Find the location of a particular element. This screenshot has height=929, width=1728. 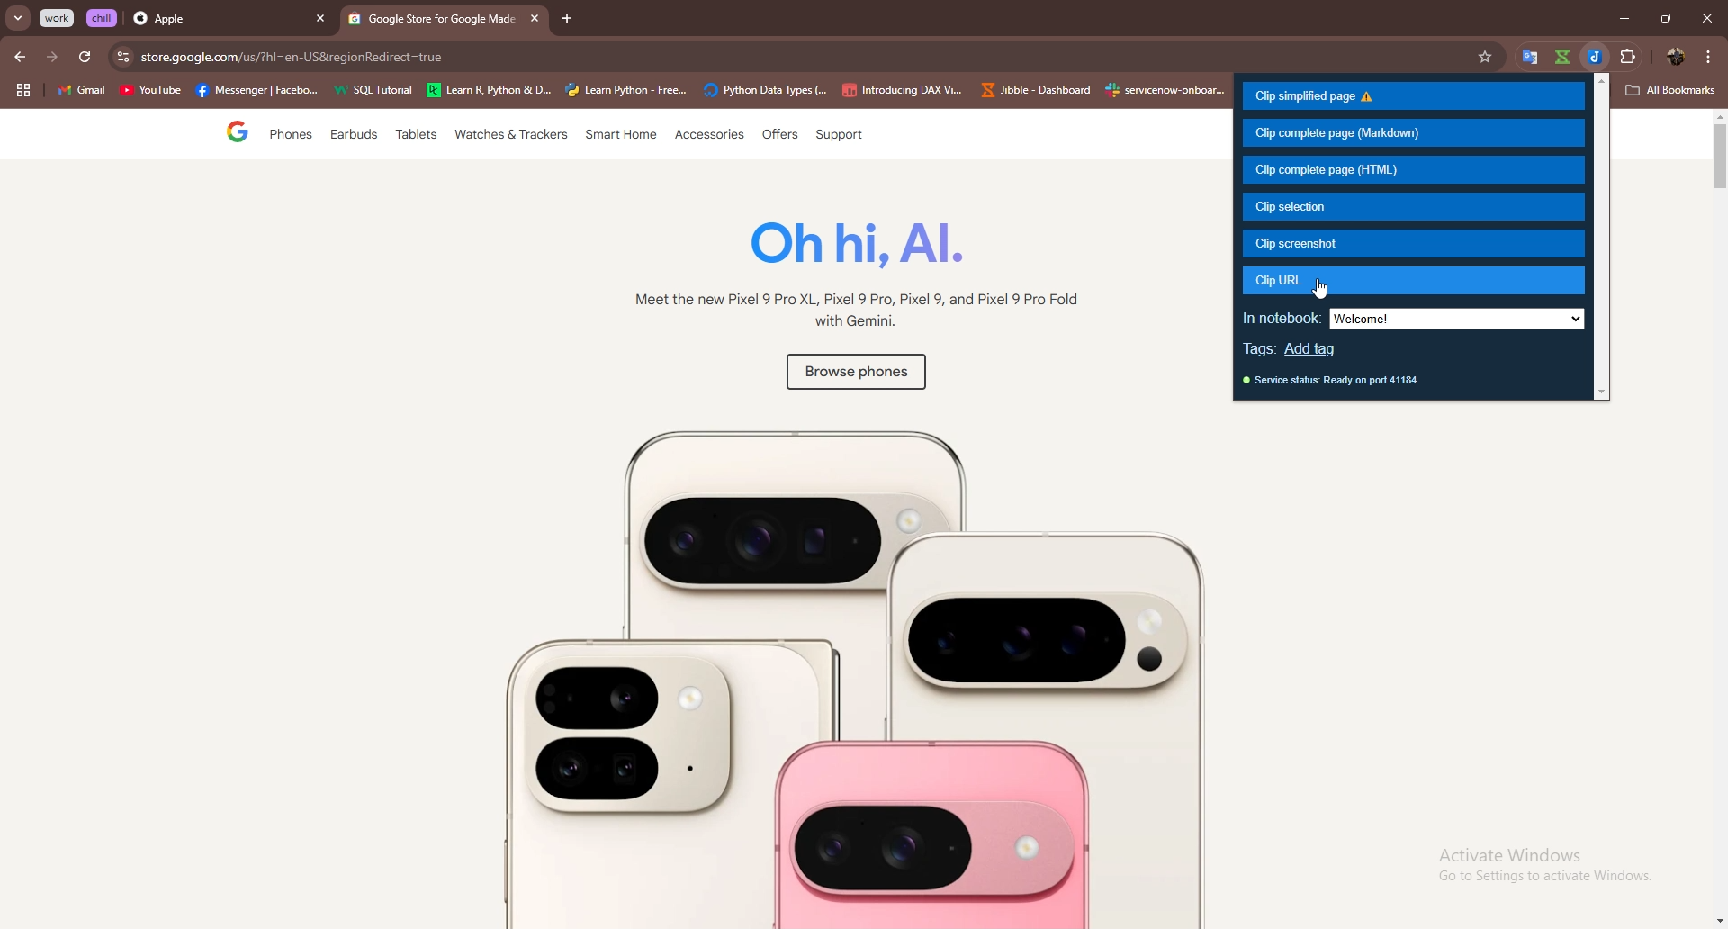

Activate Windows
Go to Settings to activate Windows. is located at coordinates (1534, 866).